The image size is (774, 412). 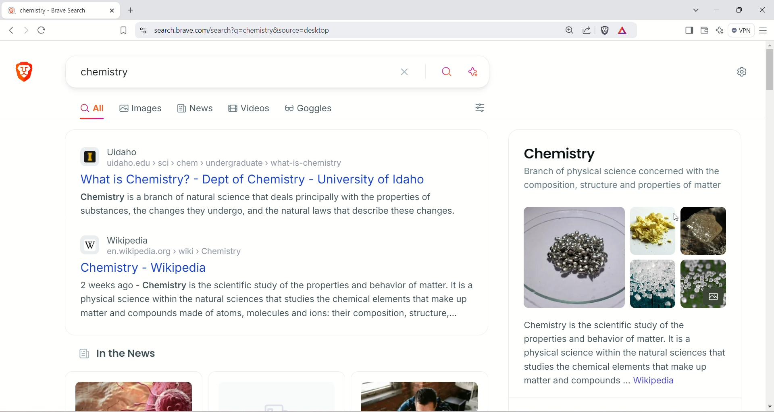 What do you see at coordinates (42, 31) in the screenshot?
I see `reload` at bounding box center [42, 31].